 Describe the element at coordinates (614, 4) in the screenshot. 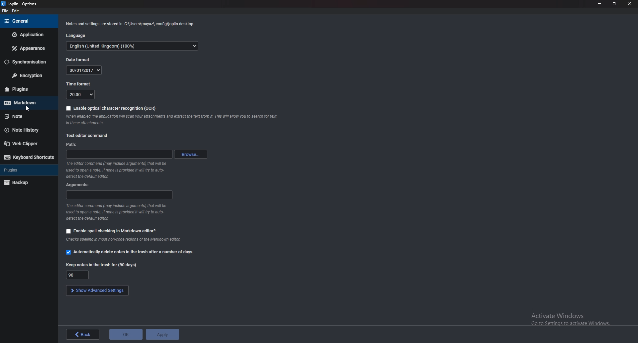

I see `resize` at that location.